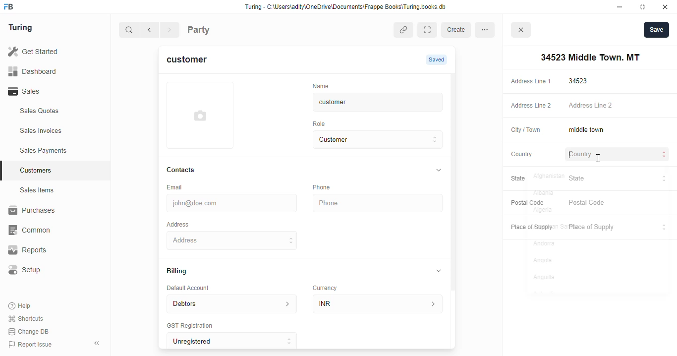  What do you see at coordinates (181, 272) in the screenshot?
I see `Billing` at bounding box center [181, 272].